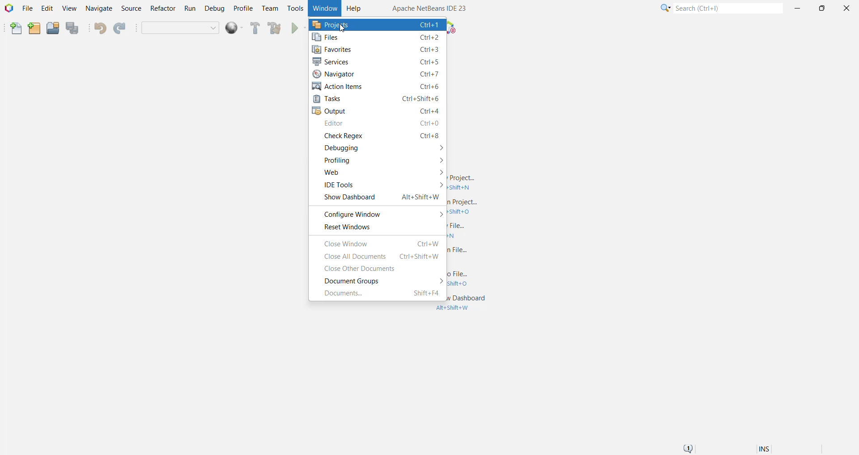 The width and height of the screenshot is (859, 455). What do you see at coordinates (381, 185) in the screenshot?
I see `IDE Tools` at bounding box center [381, 185].